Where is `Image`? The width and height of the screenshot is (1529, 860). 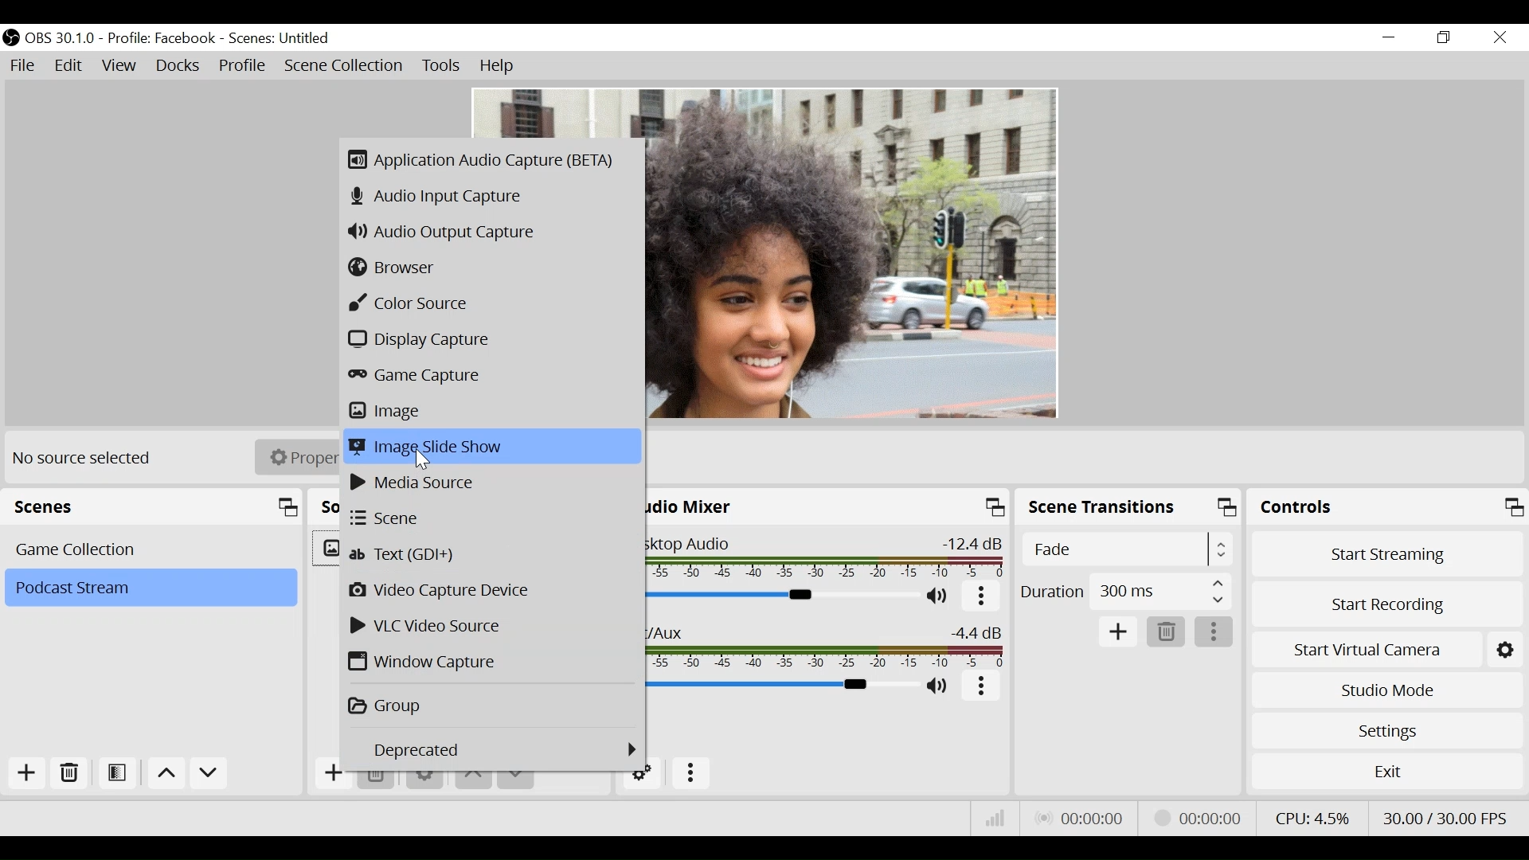
Image is located at coordinates (490, 412).